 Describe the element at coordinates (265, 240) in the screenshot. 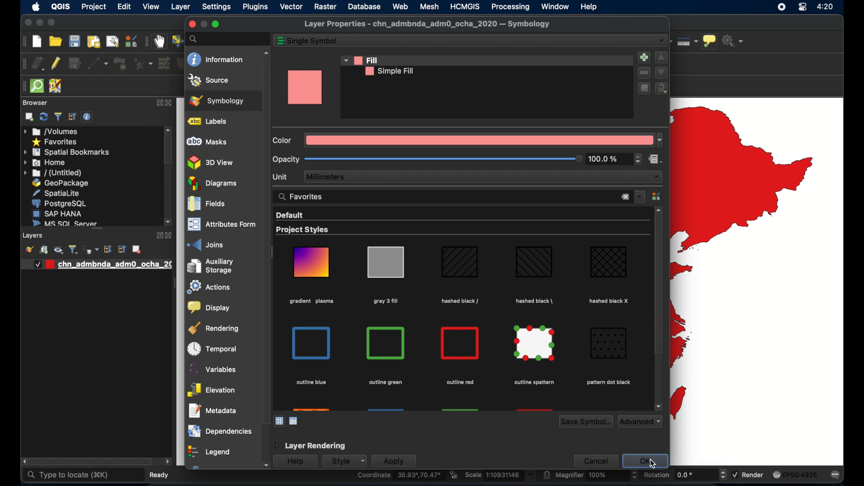

I see `scroll box` at that location.